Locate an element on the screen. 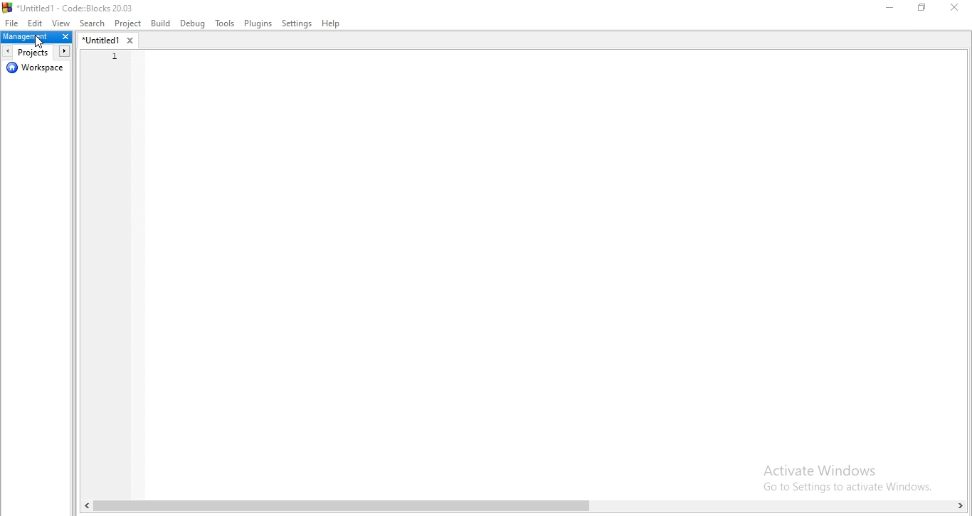 The image size is (972, 516). 1 is located at coordinates (115, 55).